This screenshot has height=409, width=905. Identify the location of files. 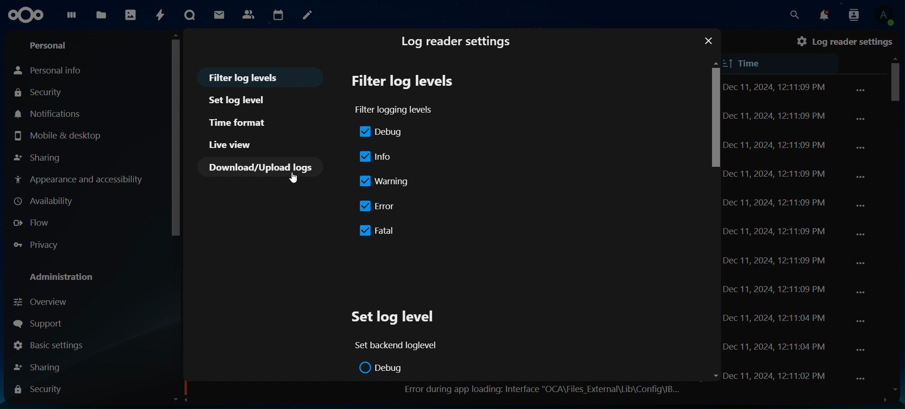
(101, 15).